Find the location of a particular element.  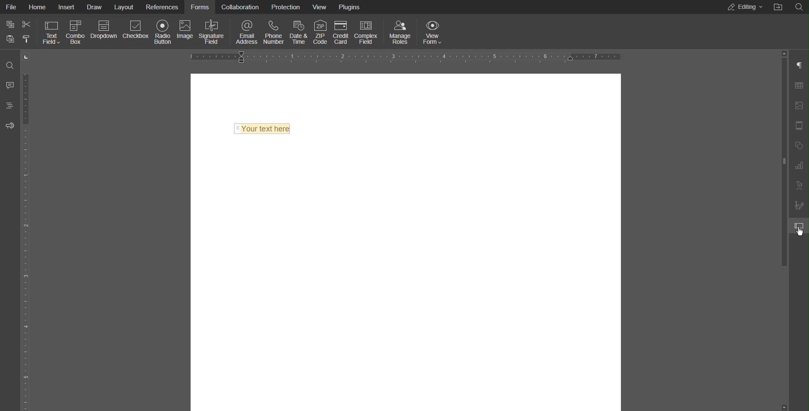

Text Art is located at coordinates (798, 186).